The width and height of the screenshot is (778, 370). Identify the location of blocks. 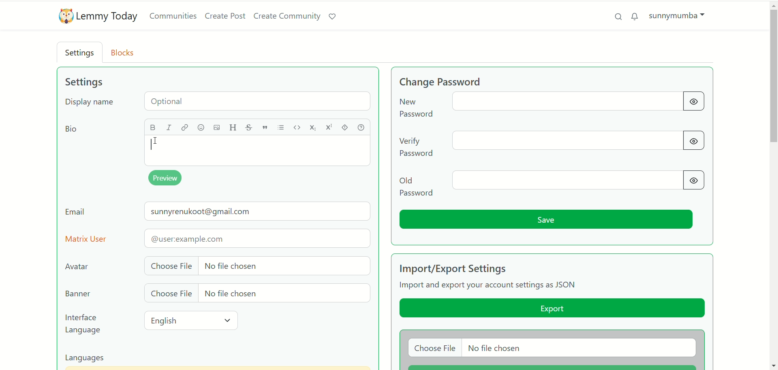
(125, 52).